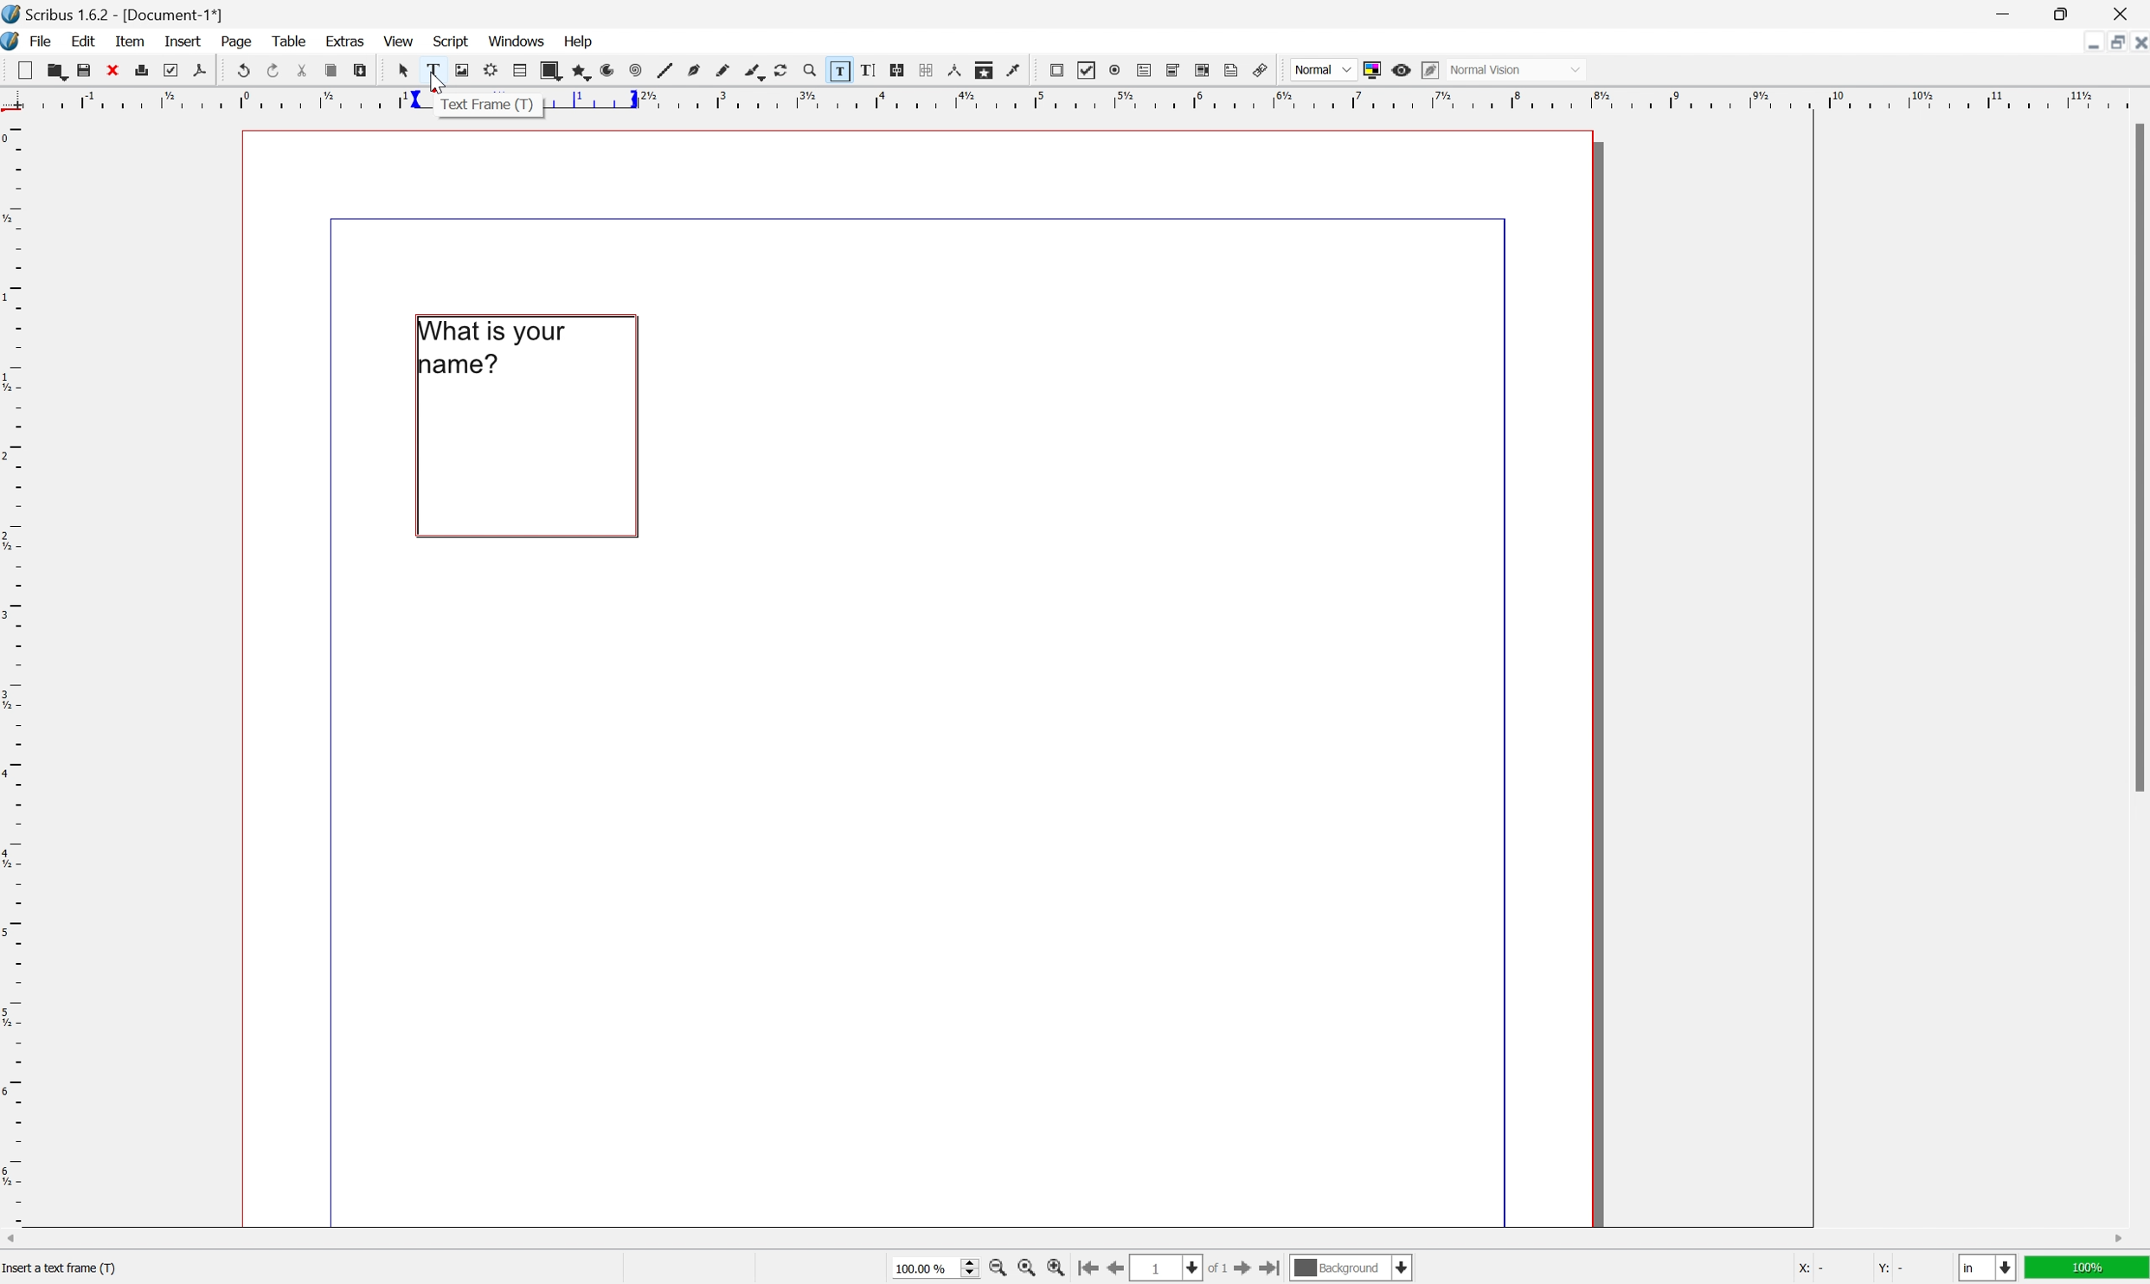  Describe the element at coordinates (1517, 69) in the screenshot. I see `normal vision` at that location.